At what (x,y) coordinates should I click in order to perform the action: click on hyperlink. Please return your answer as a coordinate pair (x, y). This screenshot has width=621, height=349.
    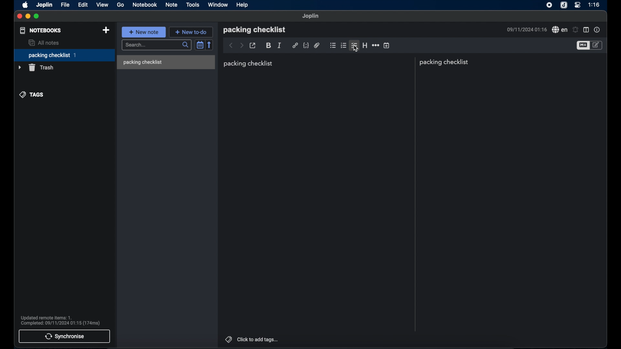
    Looking at the image, I should click on (295, 46).